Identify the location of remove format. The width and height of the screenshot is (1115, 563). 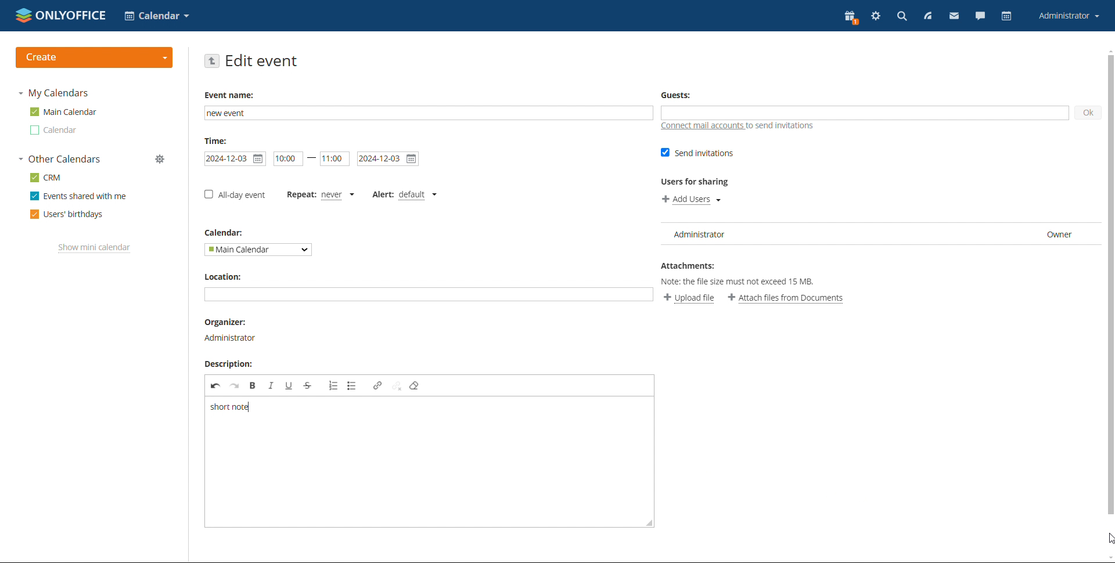
(415, 385).